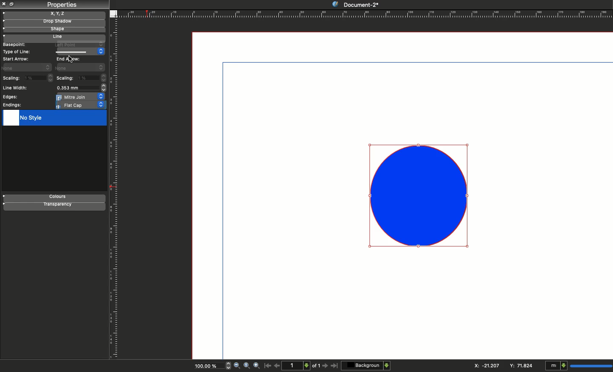 The width and height of the screenshot is (613, 372). What do you see at coordinates (226, 365) in the screenshot?
I see `zoom in and out` at bounding box center [226, 365].